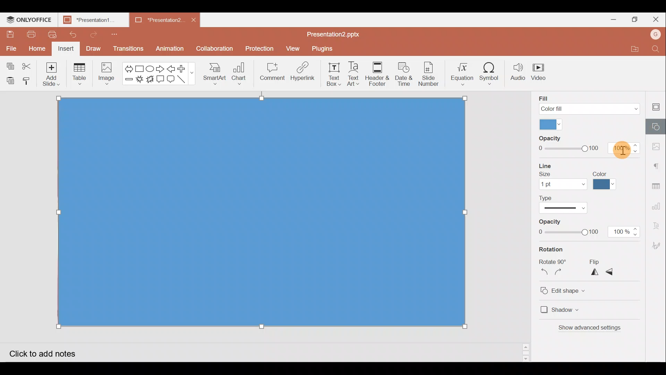  Describe the element at coordinates (128, 67) in the screenshot. I see `Left right arrow` at that location.